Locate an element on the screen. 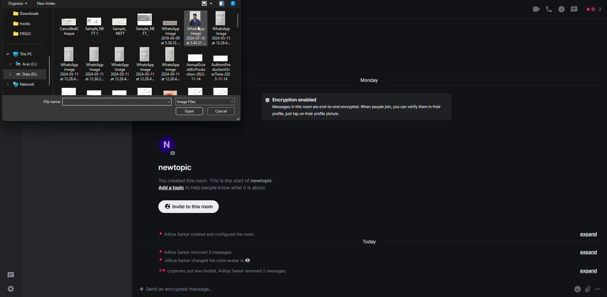  click to select is located at coordinates (96, 25).